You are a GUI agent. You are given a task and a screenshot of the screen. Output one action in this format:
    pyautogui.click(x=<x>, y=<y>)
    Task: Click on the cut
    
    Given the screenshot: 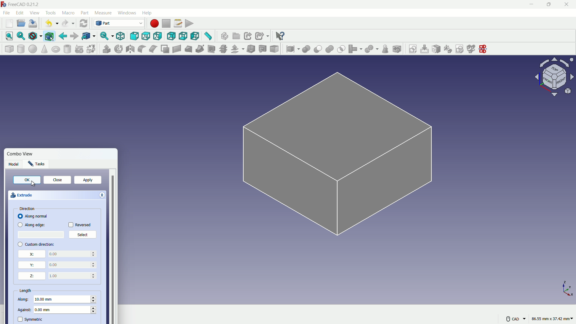 What is the action you would take?
    pyautogui.click(x=318, y=49)
    